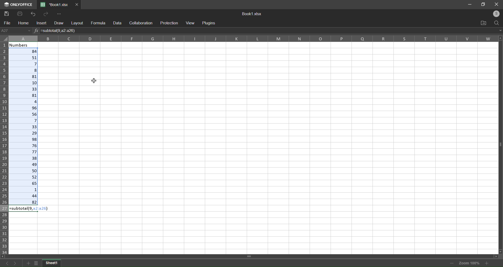 The width and height of the screenshot is (503, 267). I want to click on selected range, so click(24, 126).